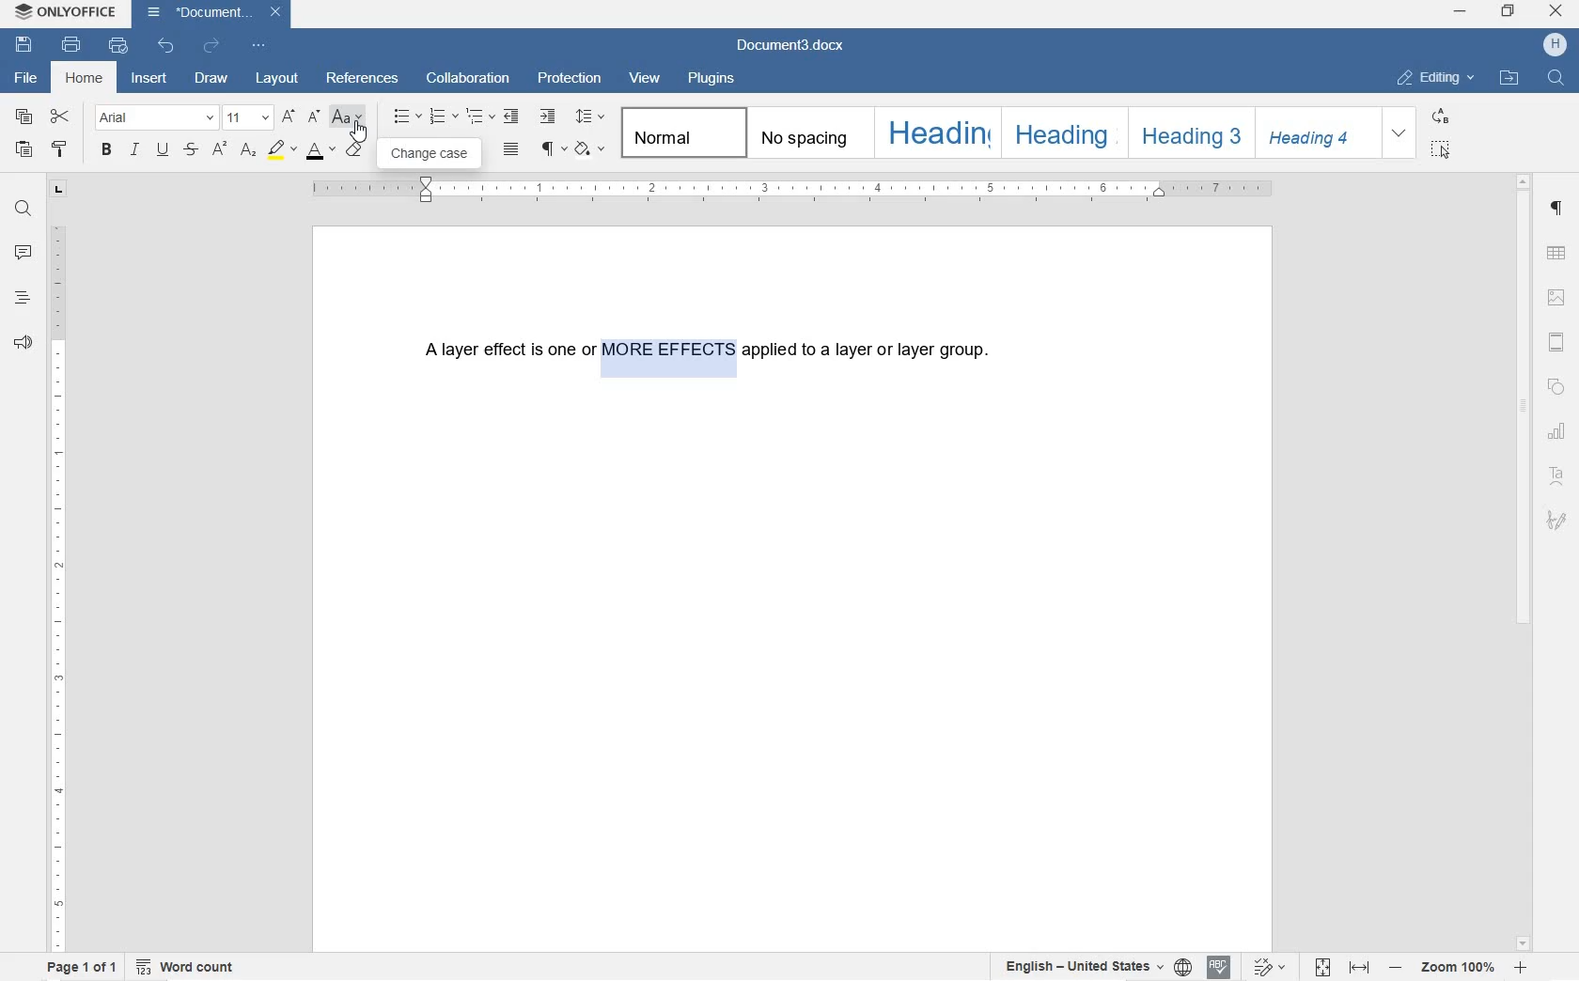 The height and width of the screenshot is (981, 1579). I want to click on CHART, so click(1559, 431).